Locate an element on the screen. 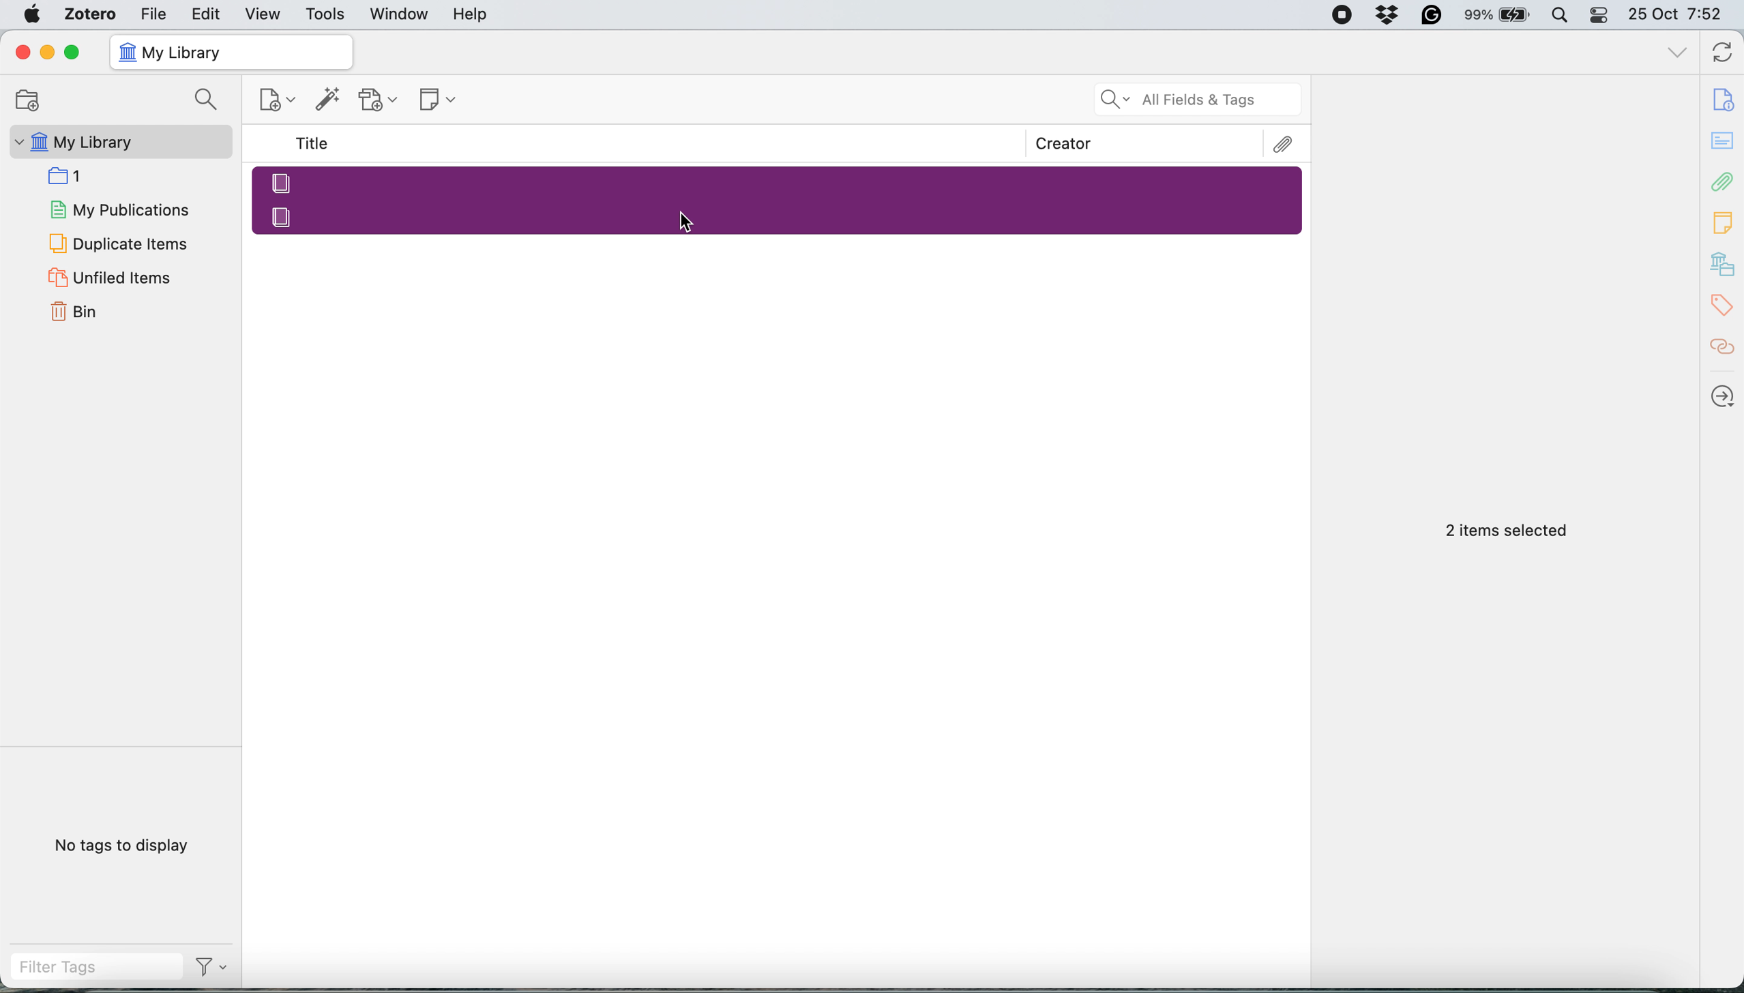 Image resolution: width=1744 pixels, height=993 pixels. Spotlight Search is located at coordinates (1558, 15).